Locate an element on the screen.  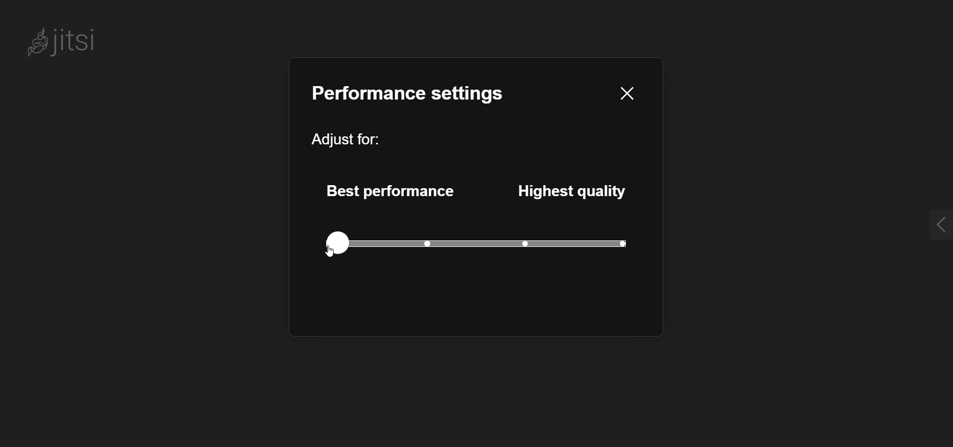
adjust for is located at coordinates (352, 139).